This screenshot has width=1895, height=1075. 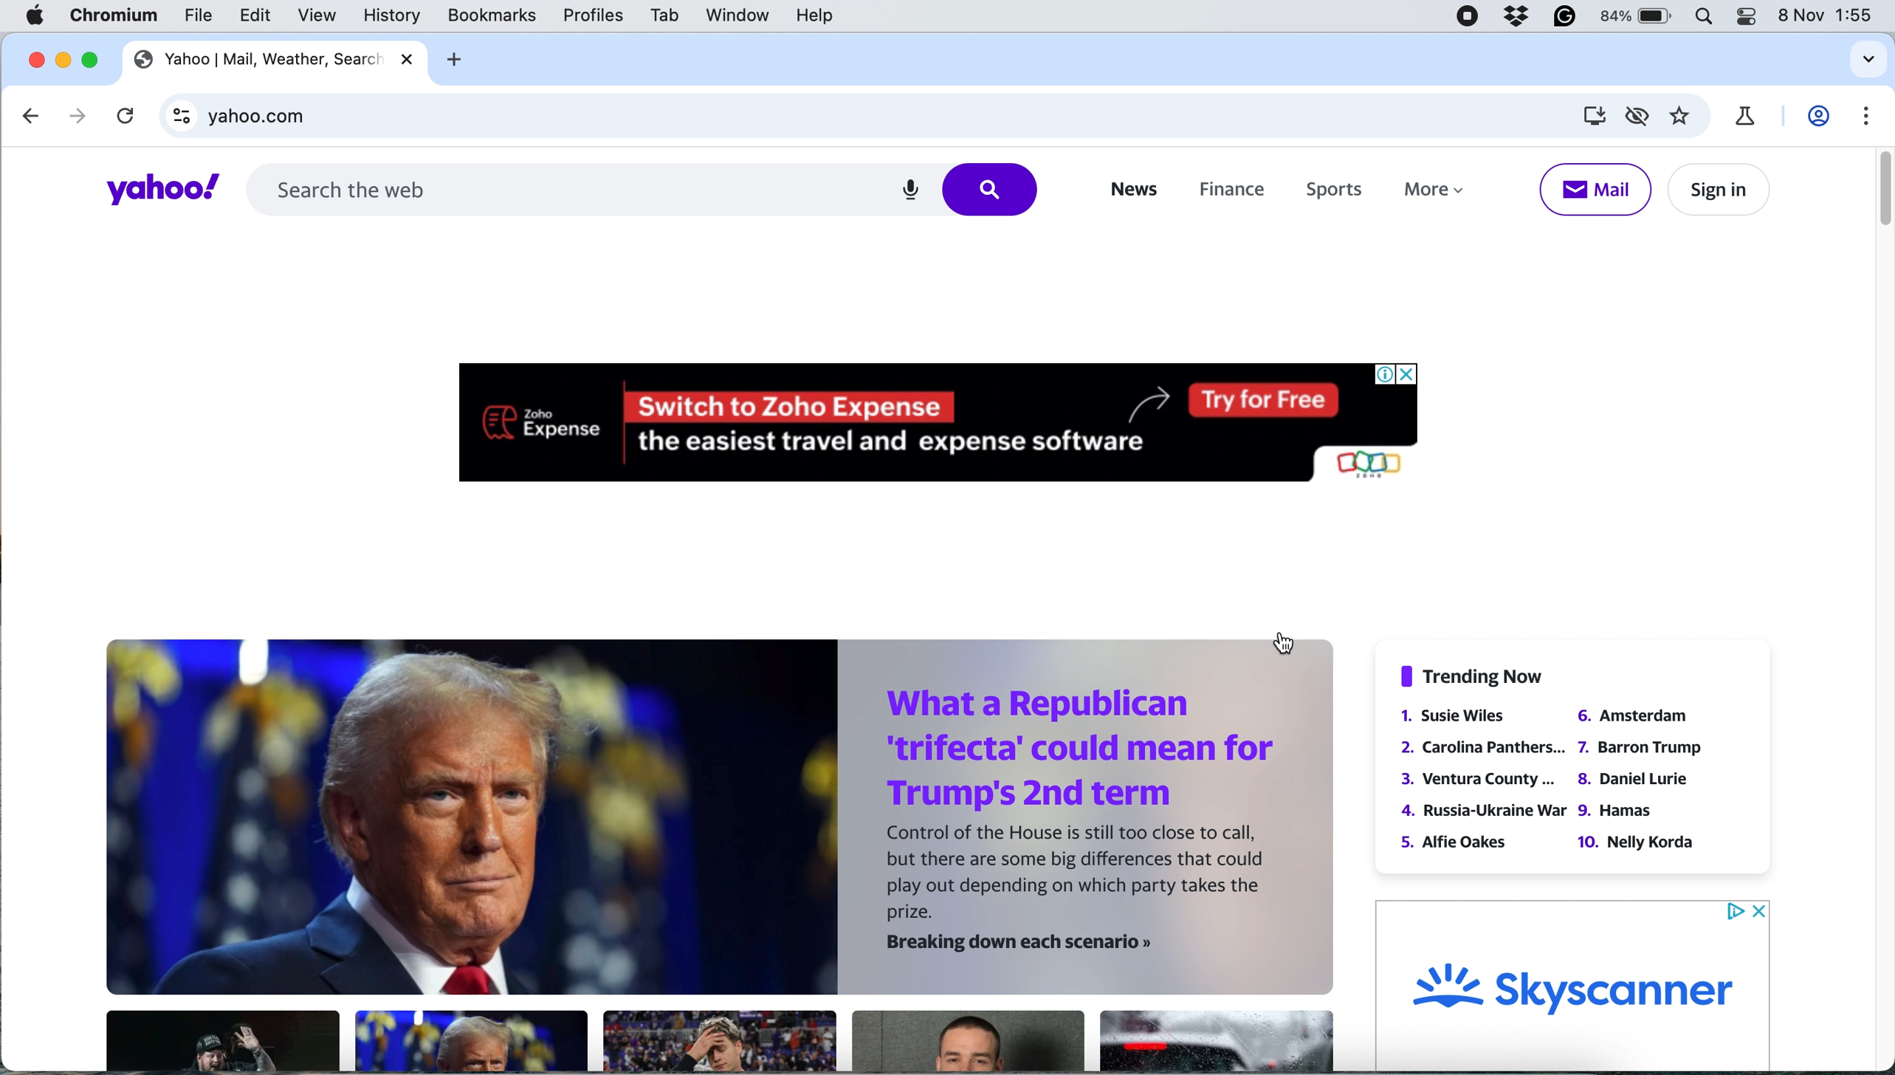 What do you see at coordinates (1745, 18) in the screenshot?
I see `control center` at bounding box center [1745, 18].